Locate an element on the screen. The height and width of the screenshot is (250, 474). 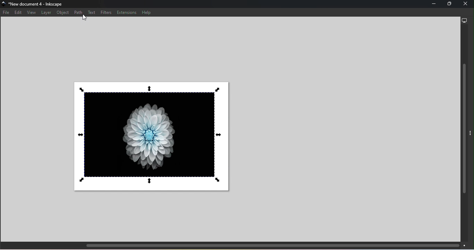
Extensions is located at coordinates (127, 12).